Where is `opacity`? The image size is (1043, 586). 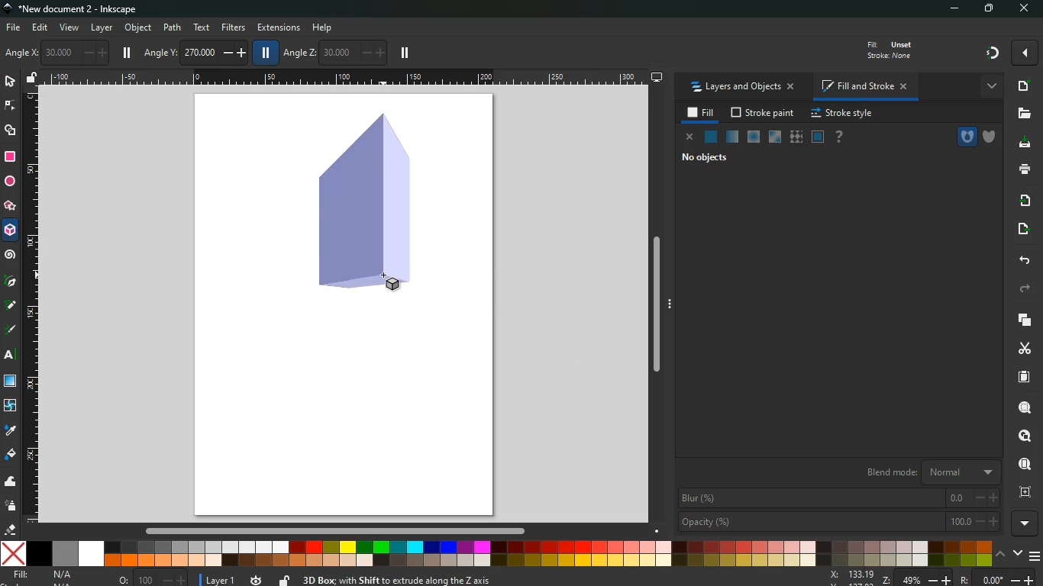
opacity is located at coordinates (732, 137).